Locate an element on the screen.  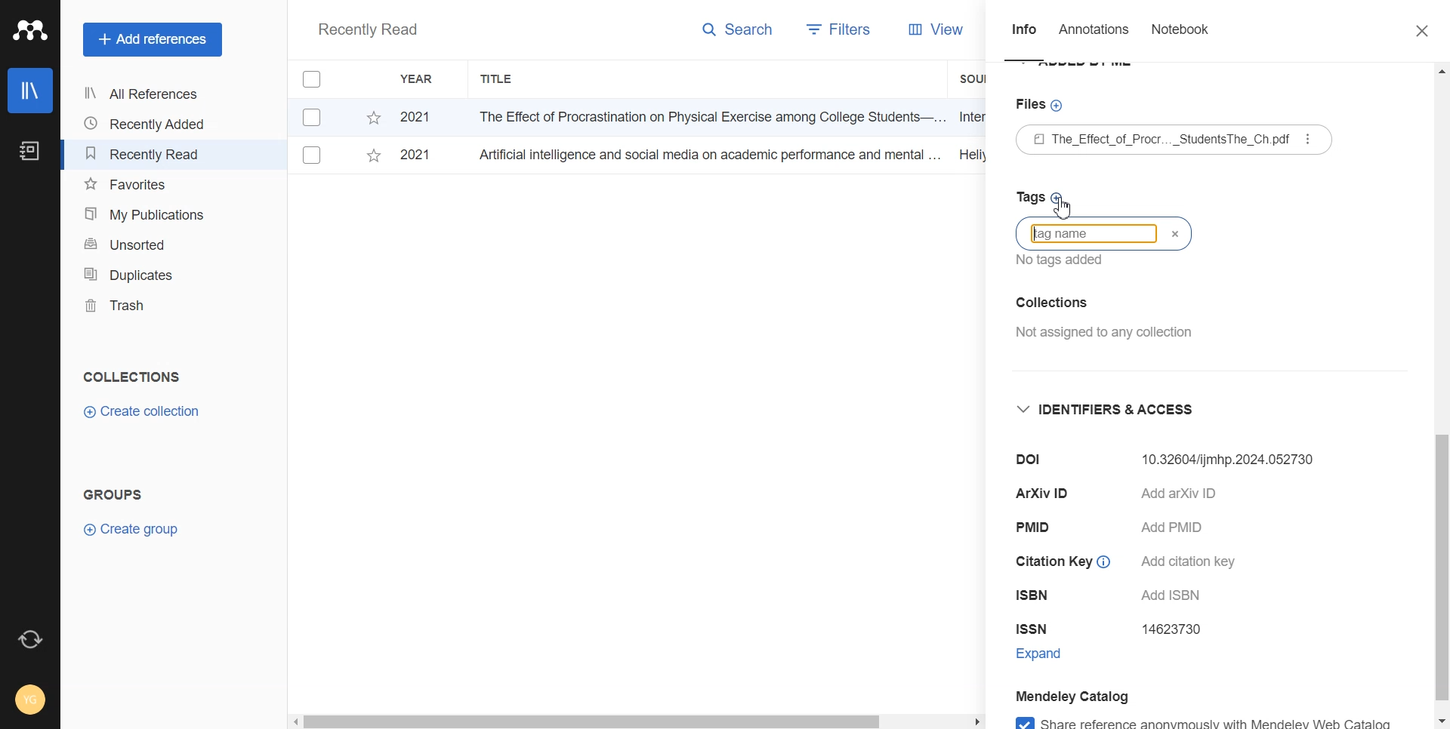
Unsorted is located at coordinates (149, 243).